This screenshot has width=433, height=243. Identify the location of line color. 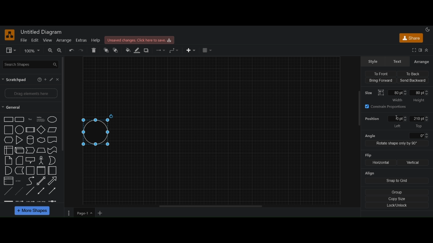
(137, 51).